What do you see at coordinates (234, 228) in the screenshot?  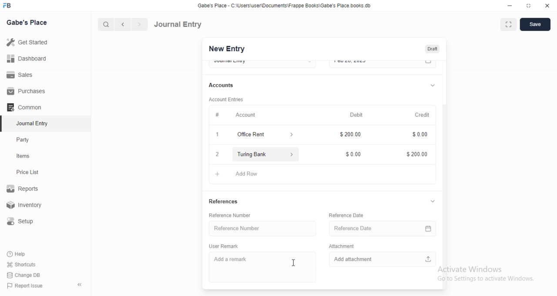 I see `Reference Number` at bounding box center [234, 228].